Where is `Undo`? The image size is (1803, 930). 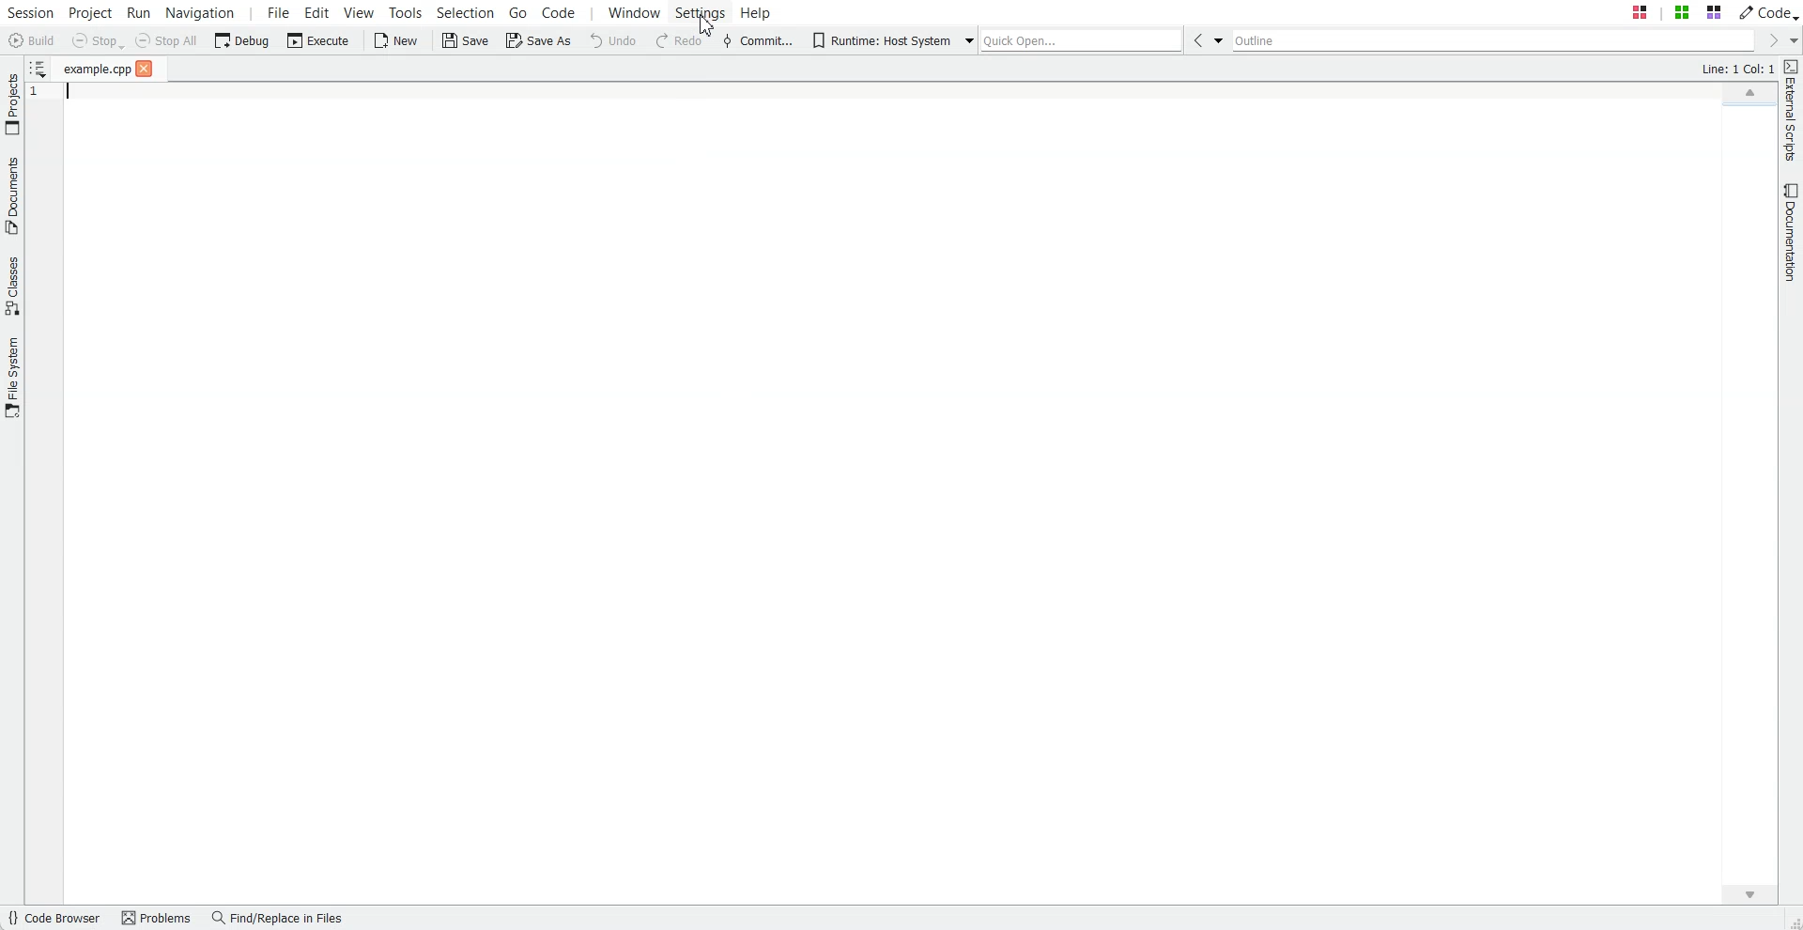
Undo is located at coordinates (613, 41).